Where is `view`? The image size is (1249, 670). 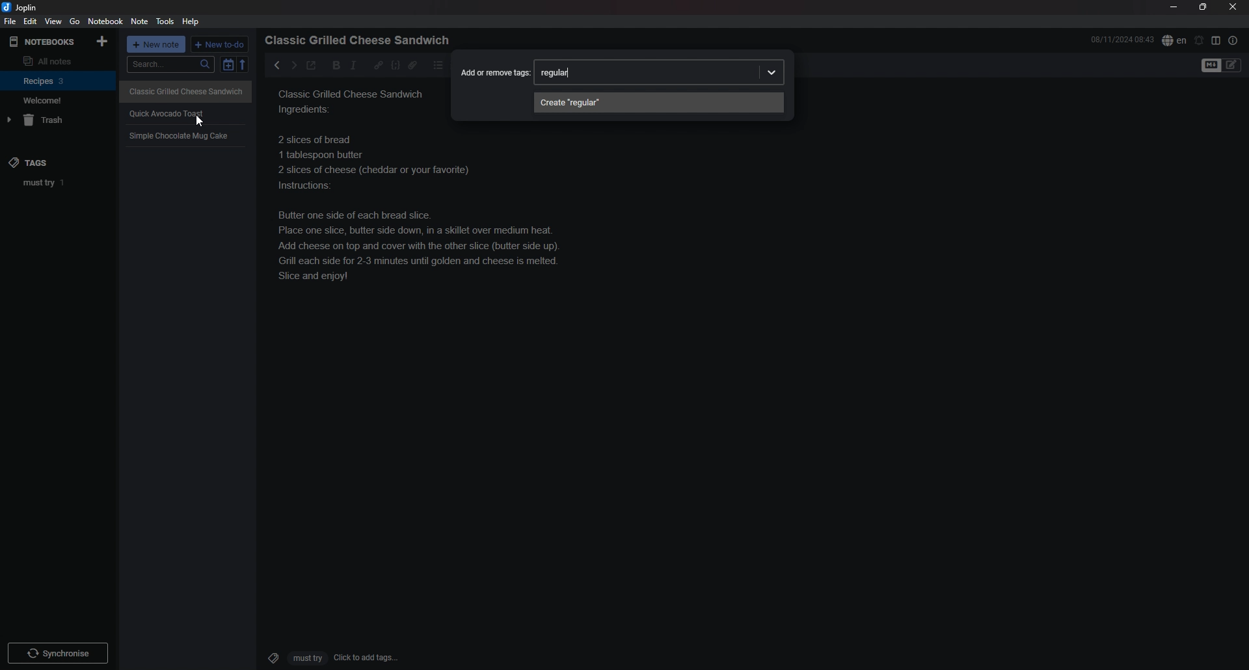
view is located at coordinates (53, 21).